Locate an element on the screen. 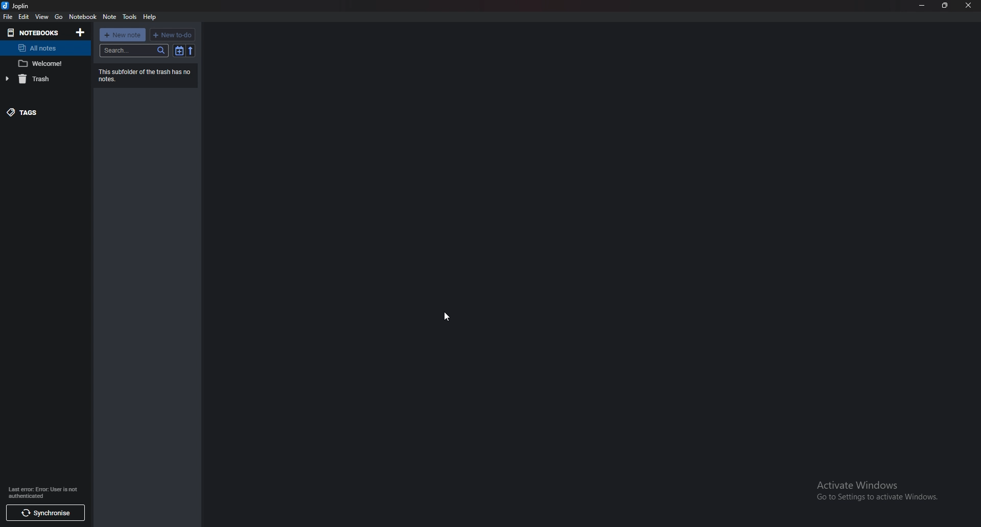 Image resolution: width=981 pixels, height=527 pixels. go is located at coordinates (59, 17).